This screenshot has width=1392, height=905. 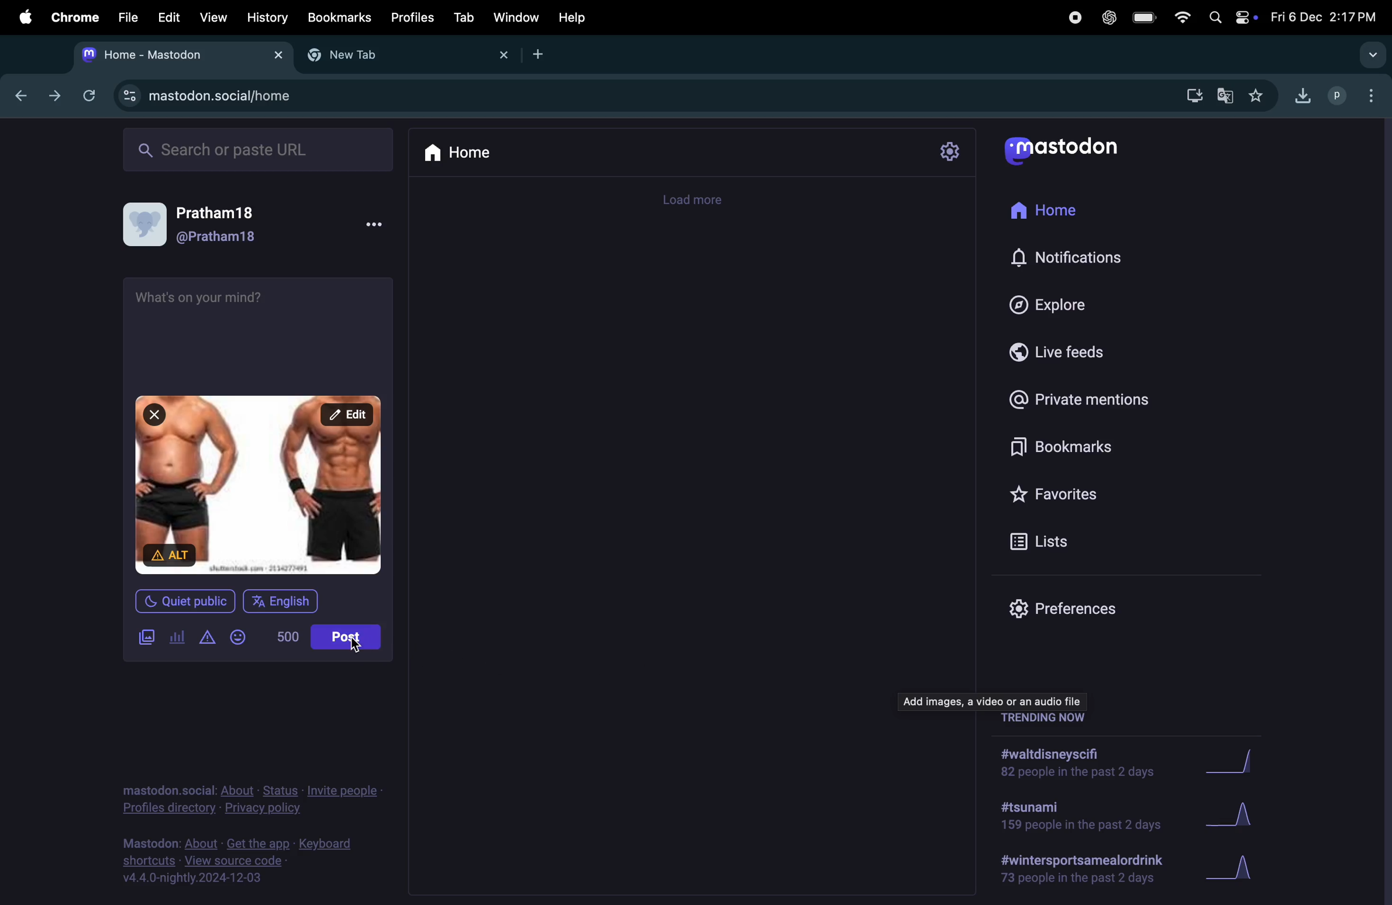 What do you see at coordinates (211, 16) in the screenshot?
I see `view` at bounding box center [211, 16].